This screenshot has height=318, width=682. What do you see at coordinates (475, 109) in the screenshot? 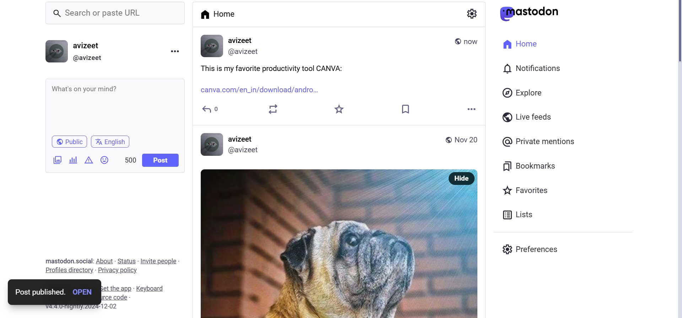
I see `more` at bounding box center [475, 109].